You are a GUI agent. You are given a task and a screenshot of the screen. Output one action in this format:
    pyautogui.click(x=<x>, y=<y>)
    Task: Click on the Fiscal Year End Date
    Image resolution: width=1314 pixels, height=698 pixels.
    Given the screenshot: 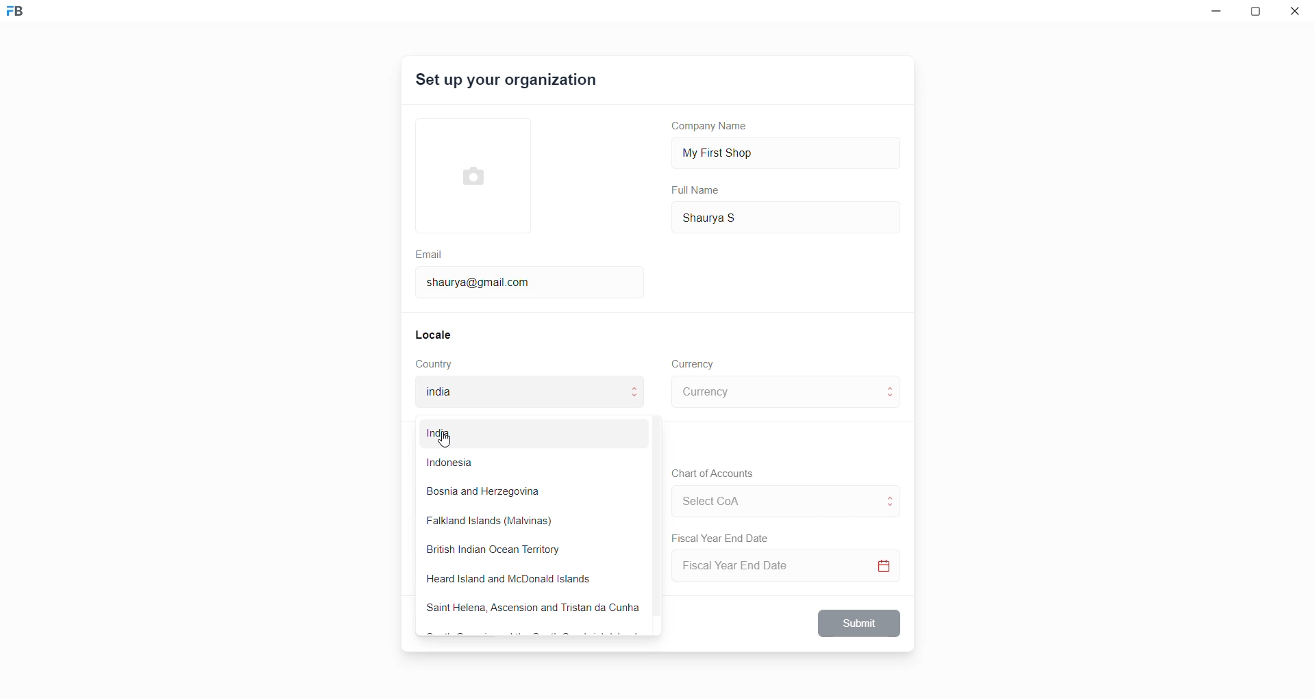 What is the action you would take?
    pyautogui.click(x=721, y=539)
    